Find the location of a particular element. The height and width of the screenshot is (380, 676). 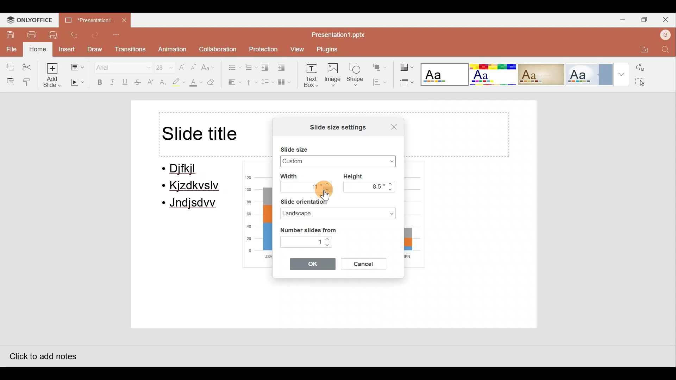

Horizontal align is located at coordinates (233, 83).